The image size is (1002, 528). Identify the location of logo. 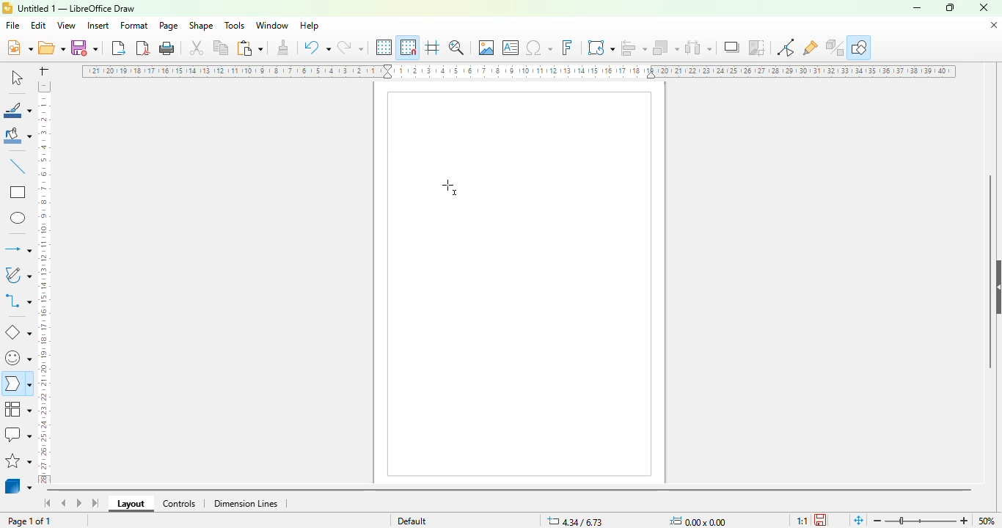
(7, 8).